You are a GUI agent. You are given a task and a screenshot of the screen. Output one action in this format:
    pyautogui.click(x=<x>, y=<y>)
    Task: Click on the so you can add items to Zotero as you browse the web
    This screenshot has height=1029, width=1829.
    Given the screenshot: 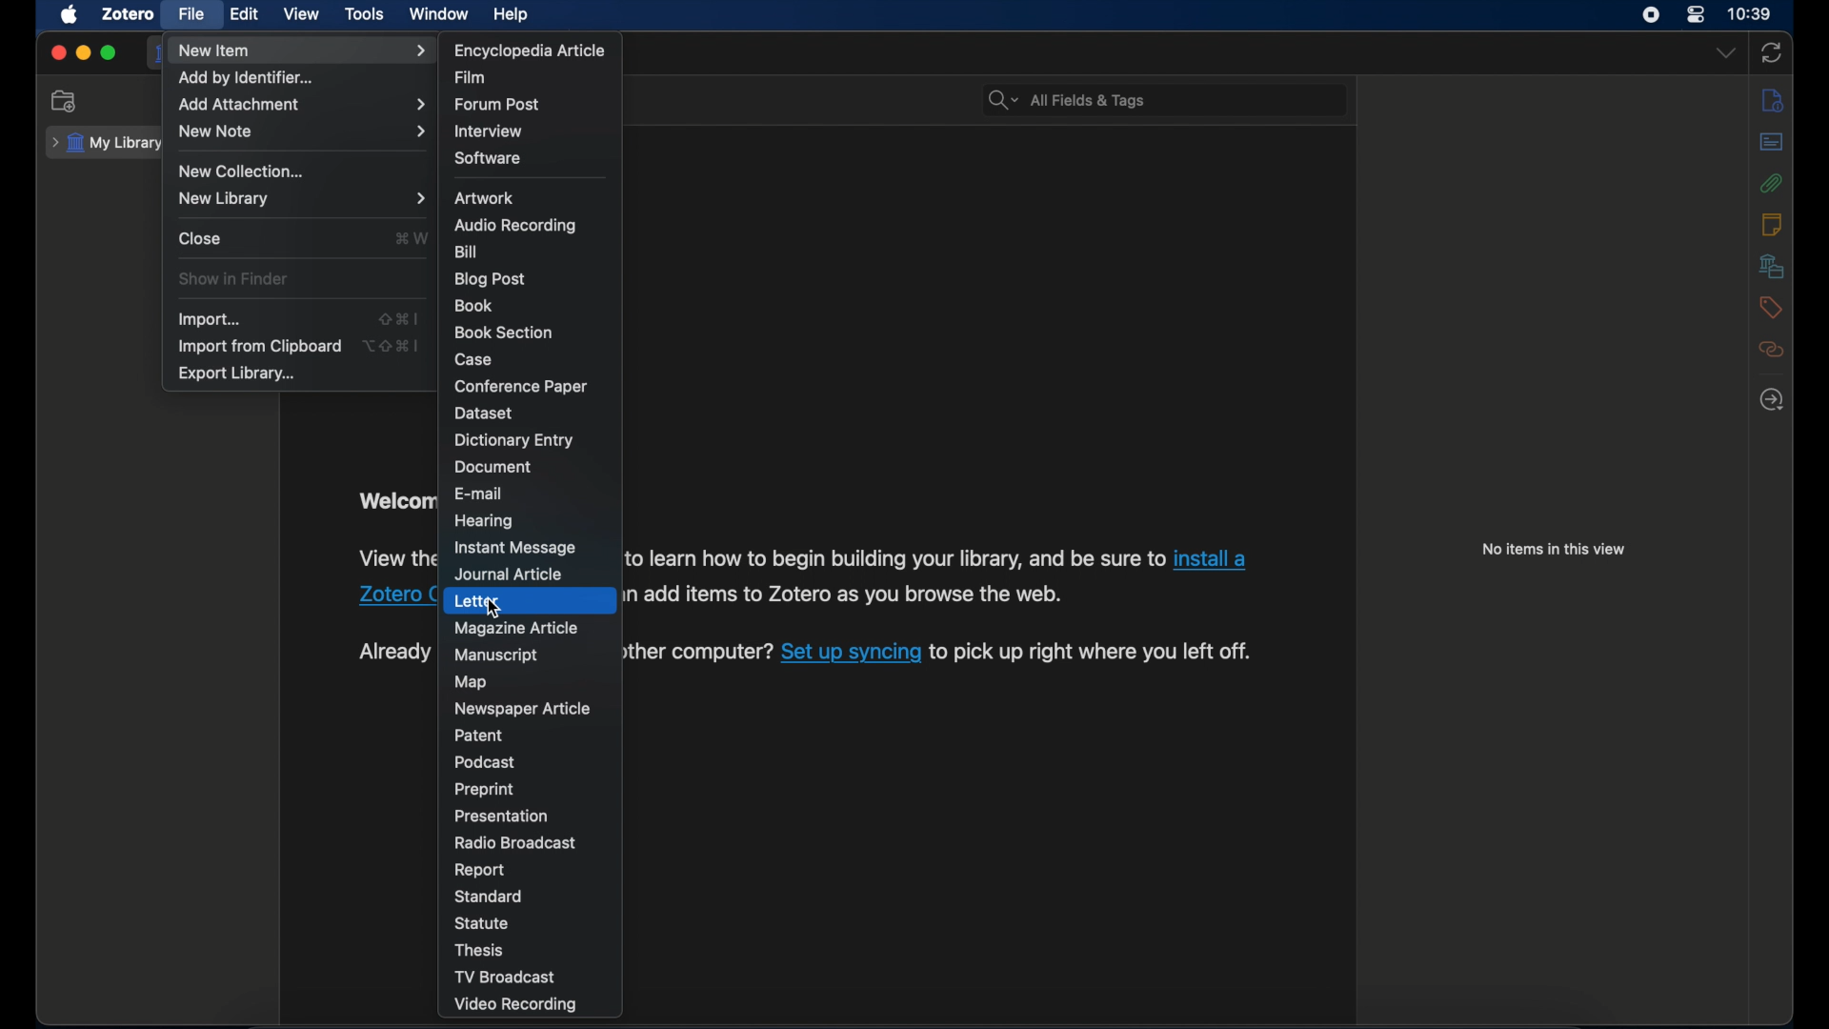 What is the action you would take?
    pyautogui.click(x=848, y=594)
    